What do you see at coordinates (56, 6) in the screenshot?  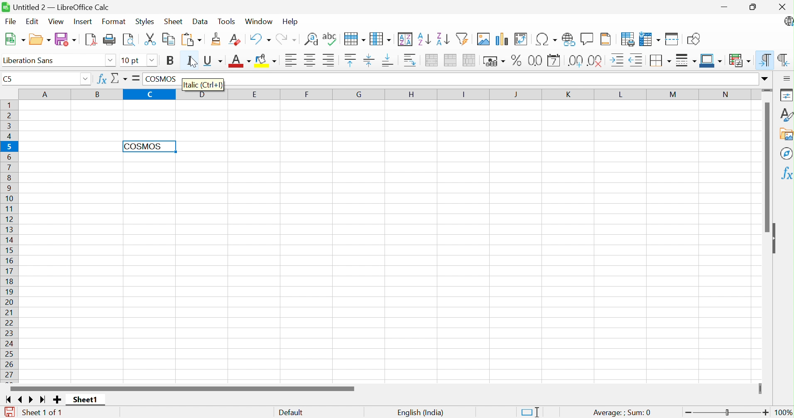 I see `Untitled 2 - LibreOffice Calc` at bounding box center [56, 6].